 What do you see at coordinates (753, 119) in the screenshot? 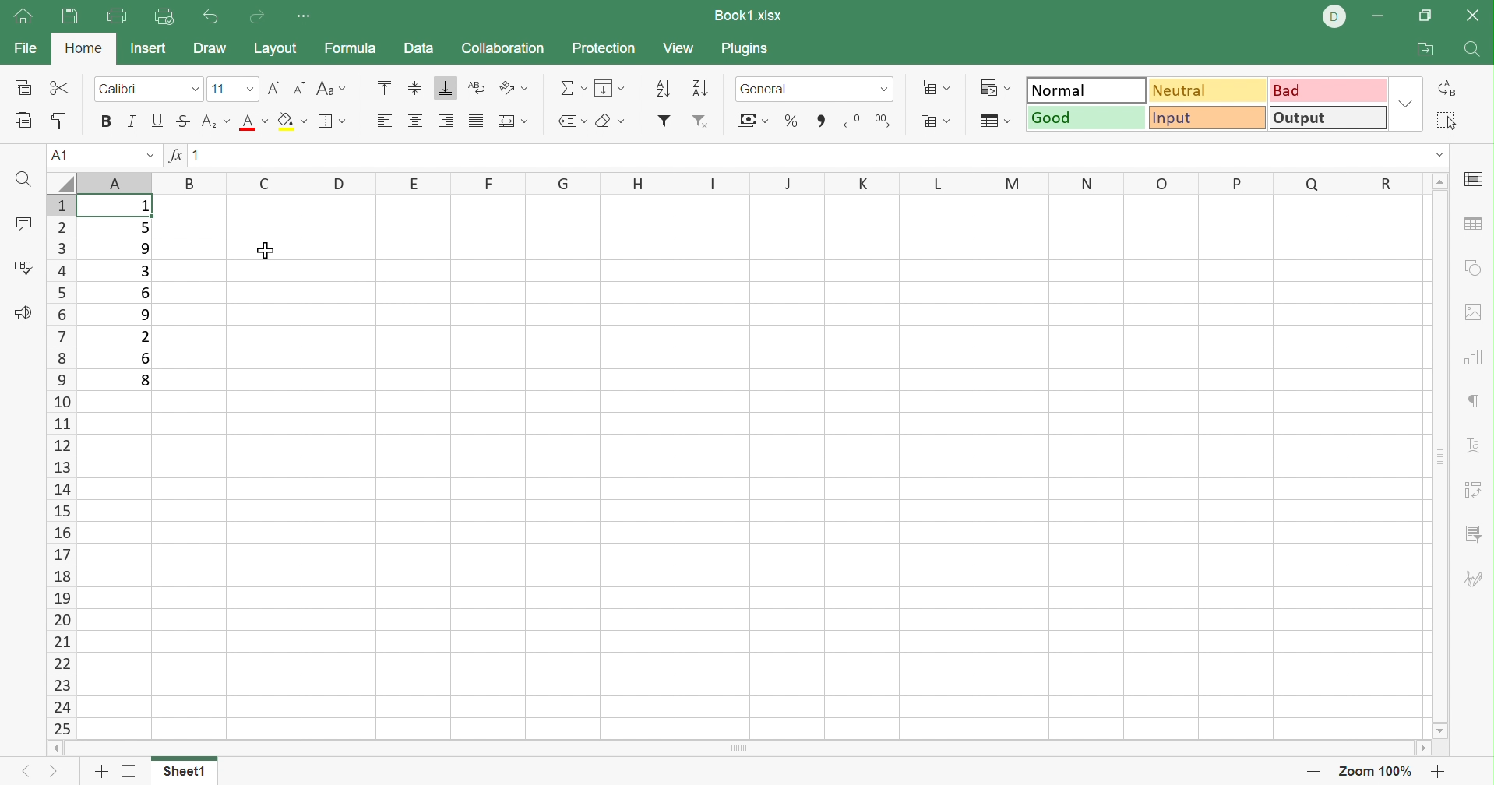
I see `Accounting style` at bounding box center [753, 119].